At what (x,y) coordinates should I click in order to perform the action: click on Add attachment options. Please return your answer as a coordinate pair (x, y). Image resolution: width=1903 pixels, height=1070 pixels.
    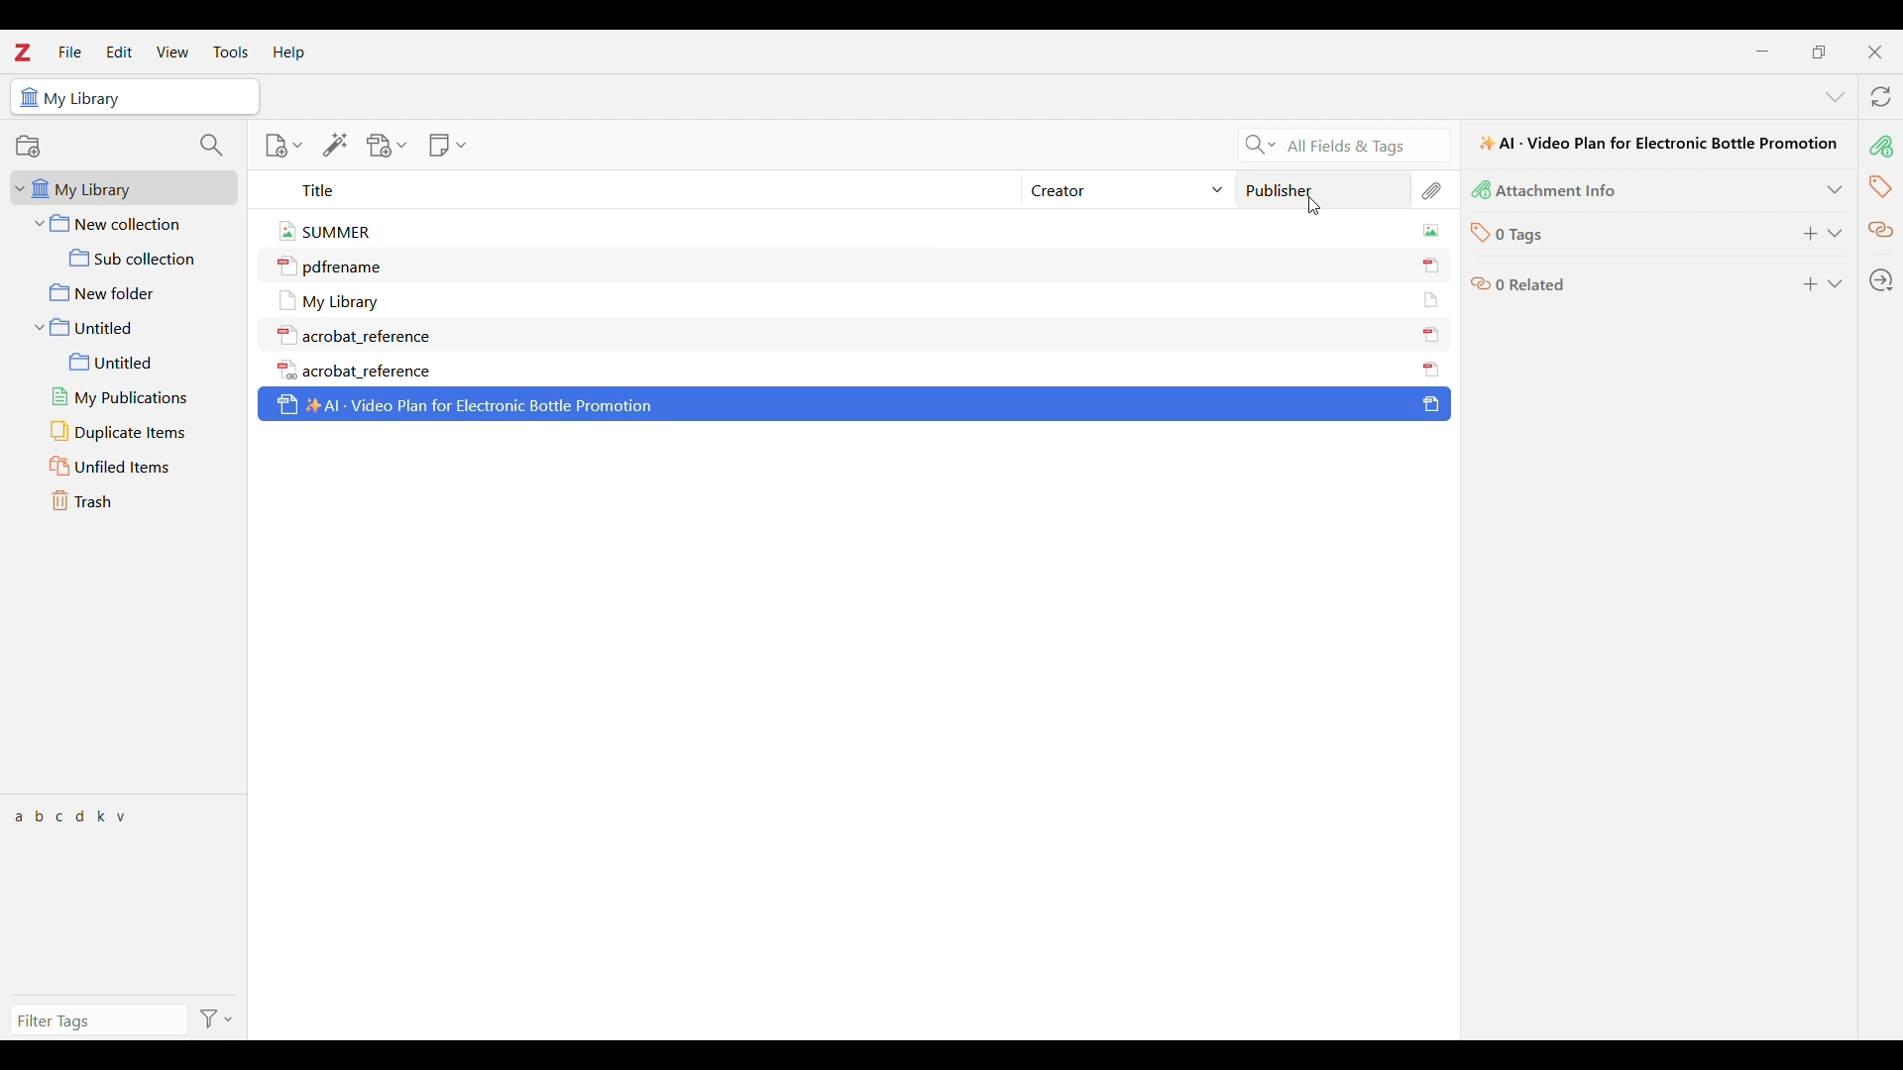
    Looking at the image, I should click on (387, 146).